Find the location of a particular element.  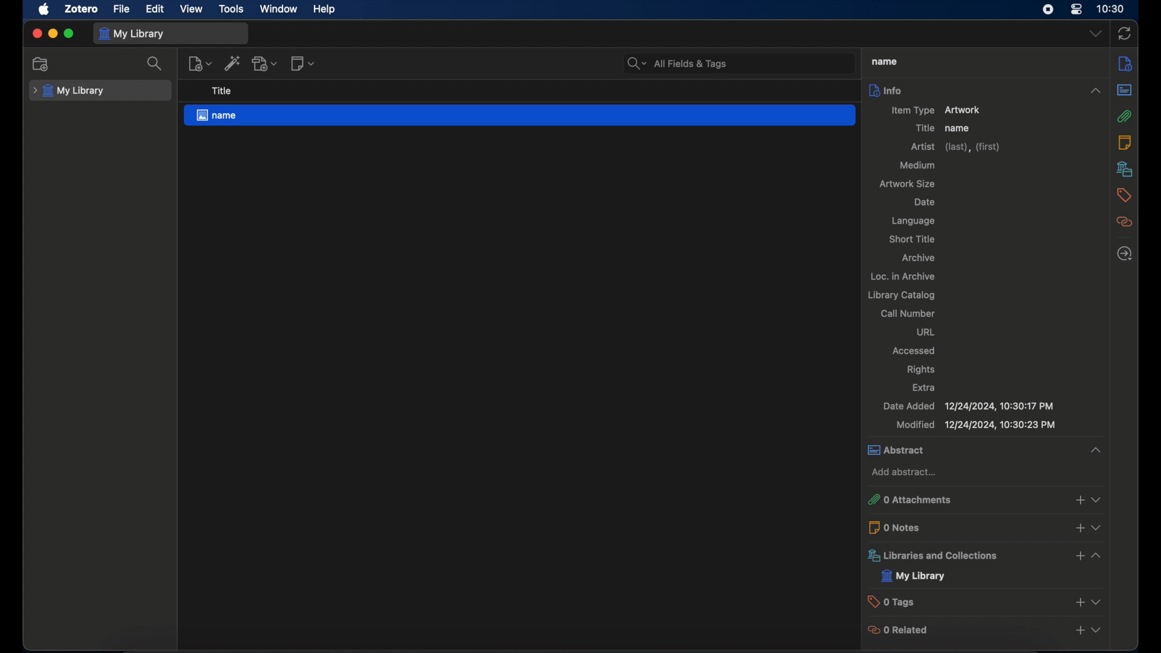

new collection is located at coordinates (41, 64).